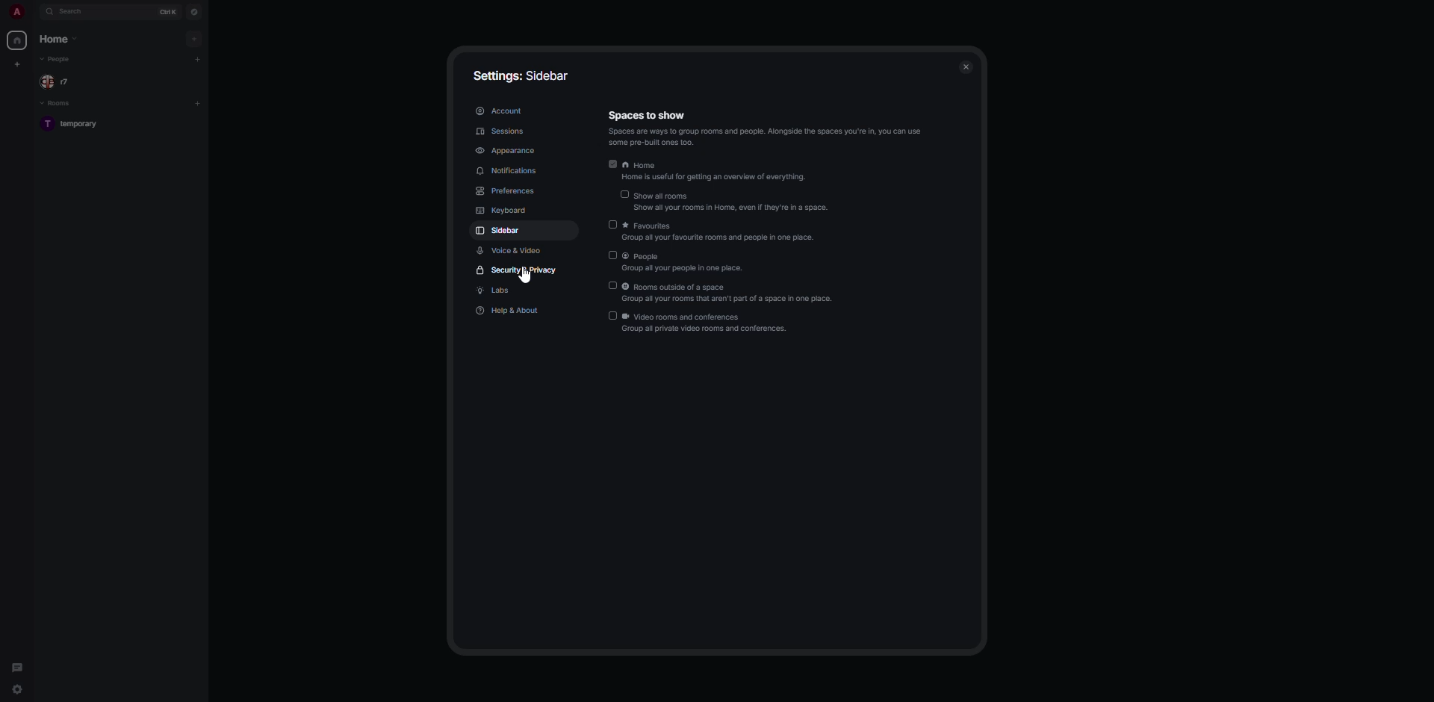 This screenshot has height=702, width=1434. I want to click on appearance, so click(509, 152).